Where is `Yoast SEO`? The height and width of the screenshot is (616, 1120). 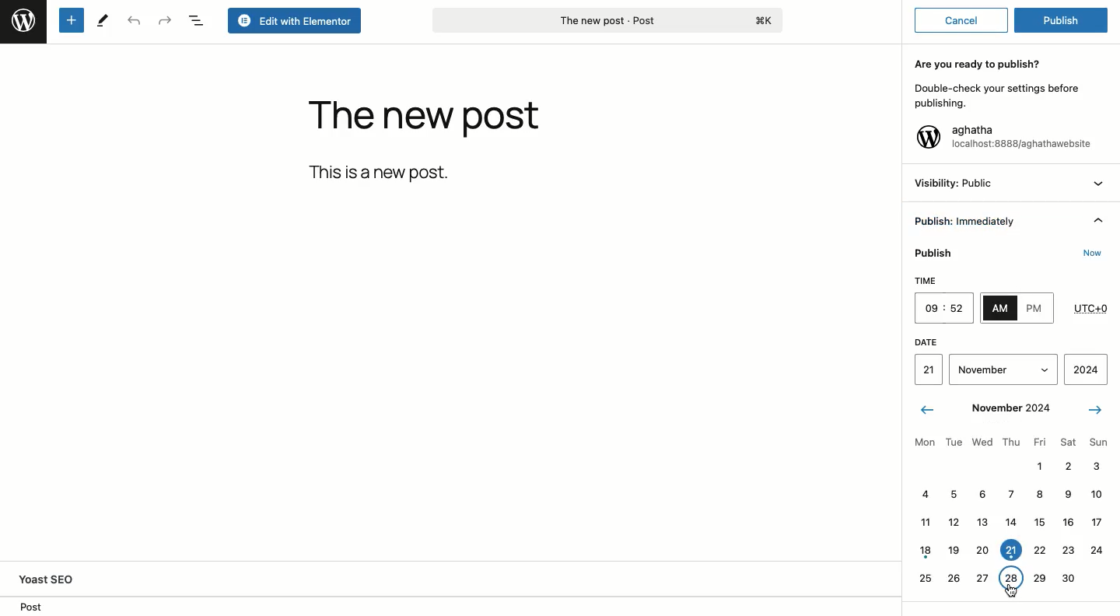
Yoast SEO is located at coordinates (67, 579).